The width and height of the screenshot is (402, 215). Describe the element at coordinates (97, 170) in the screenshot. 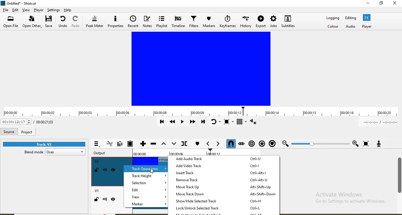

I see `Lock` at that location.